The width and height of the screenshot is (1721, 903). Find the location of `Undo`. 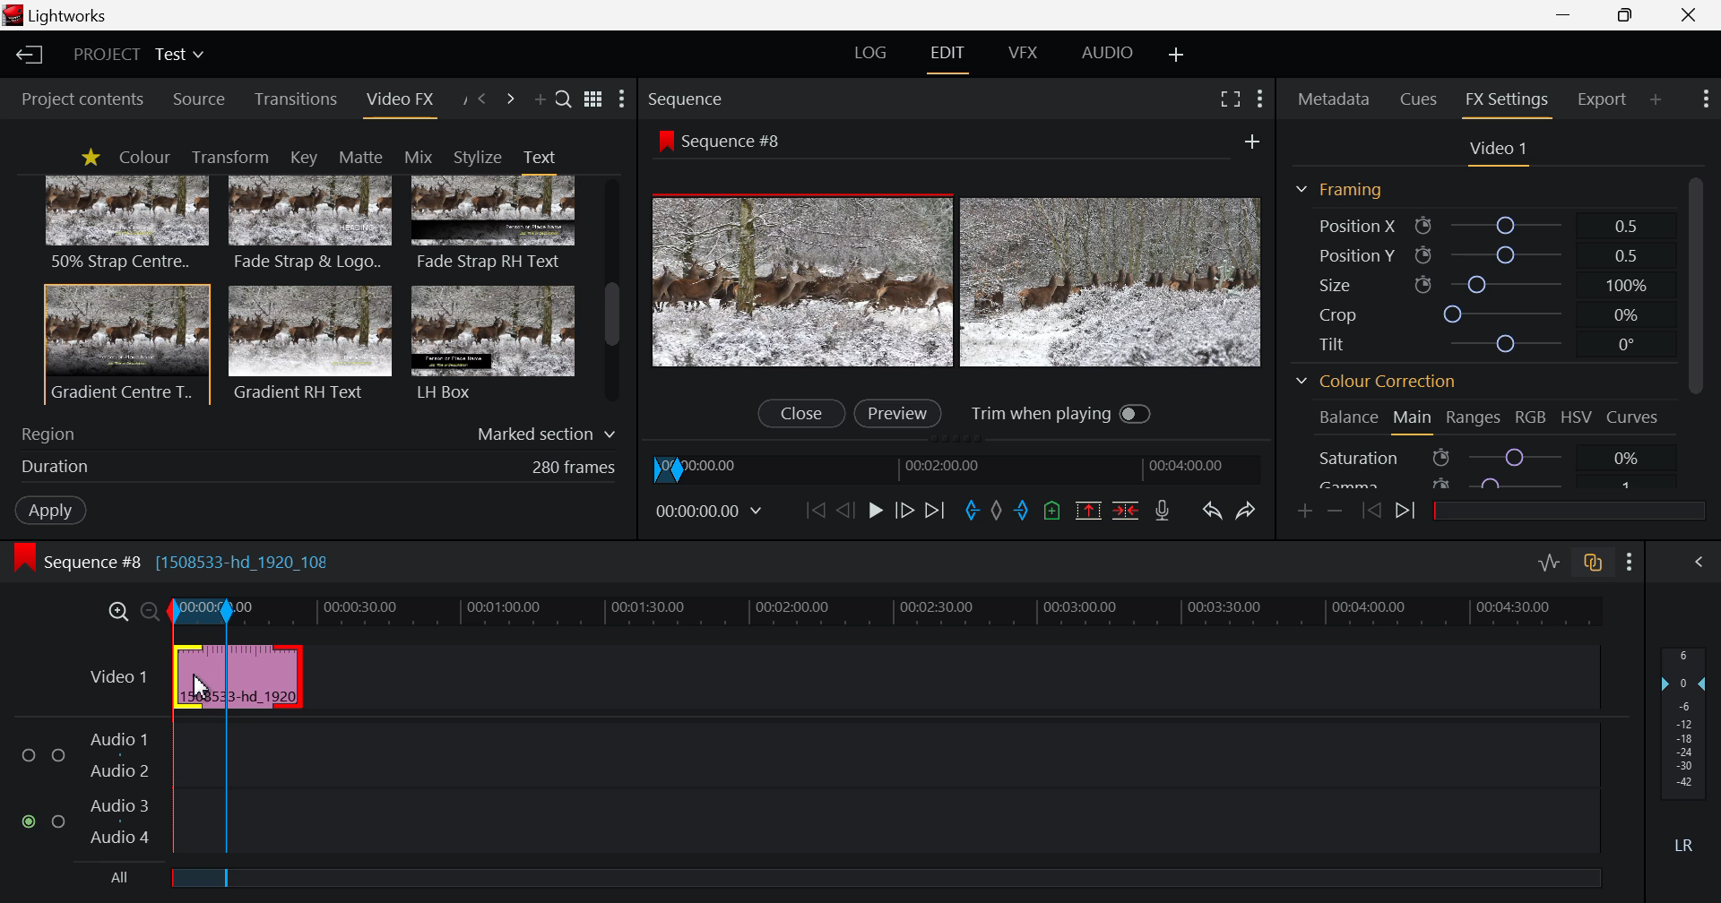

Undo is located at coordinates (1212, 511).